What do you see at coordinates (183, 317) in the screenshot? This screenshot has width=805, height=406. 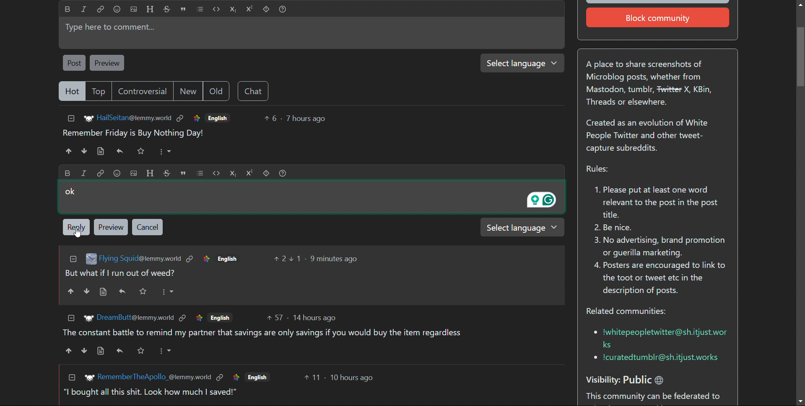 I see `link` at bounding box center [183, 317].